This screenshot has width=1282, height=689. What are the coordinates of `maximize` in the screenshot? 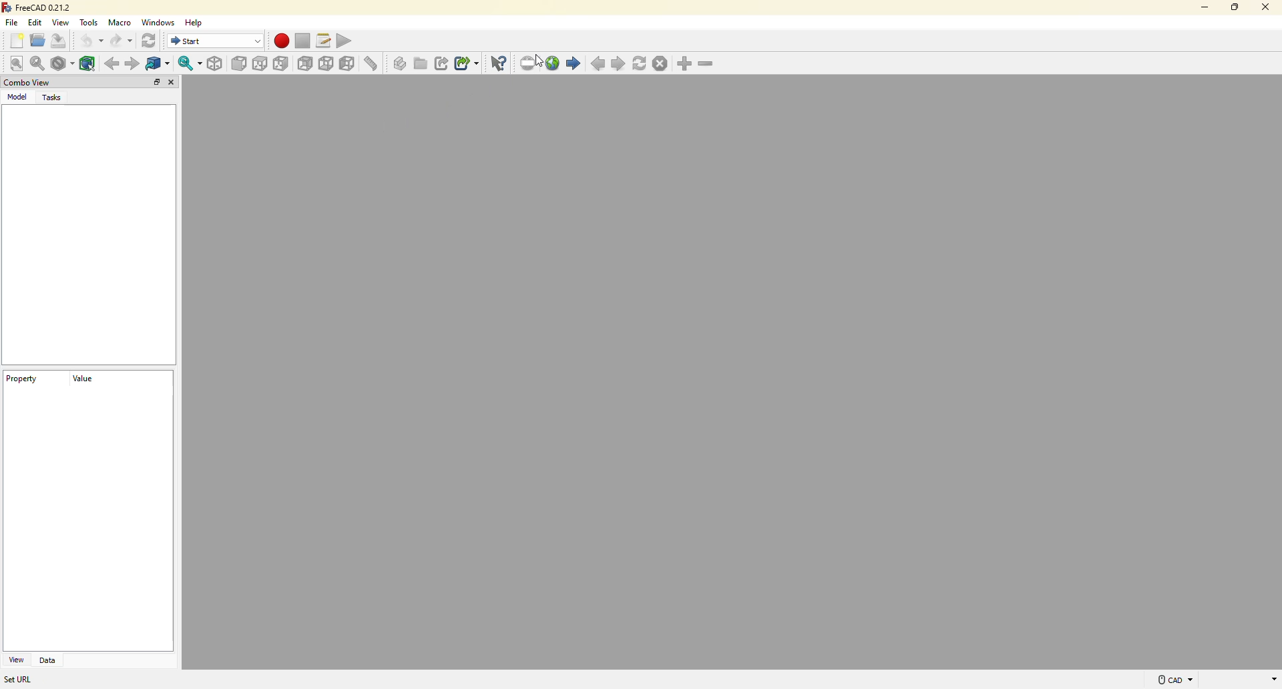 It's located at (1234, 7).